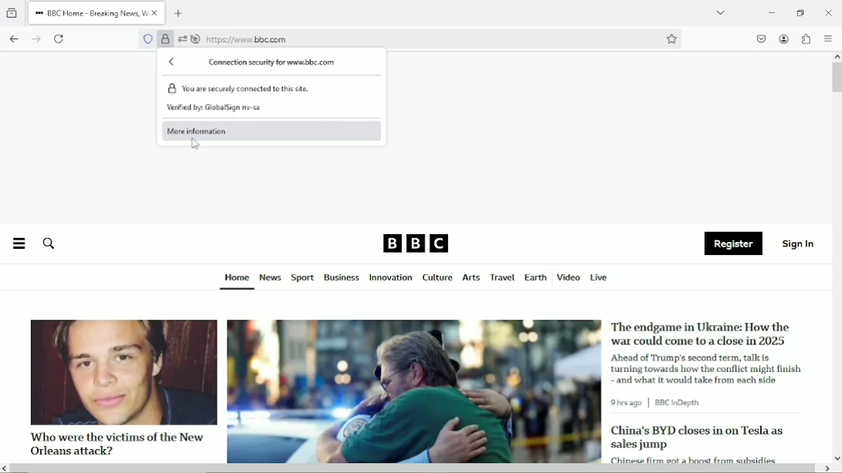 This screenshot has height=473, width=842. Describe the element at coordinates (693, 458) in the screenshot. I see `Chinese firm got a boost from subsides` at that location.